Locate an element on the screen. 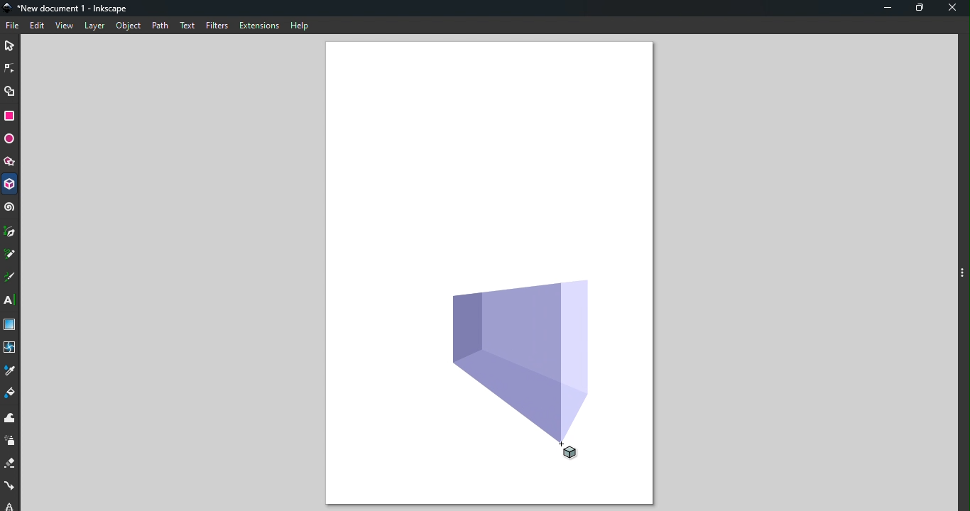 This screenshot has height=511, width=970. Connector tool is located at coordinates (11, 486).